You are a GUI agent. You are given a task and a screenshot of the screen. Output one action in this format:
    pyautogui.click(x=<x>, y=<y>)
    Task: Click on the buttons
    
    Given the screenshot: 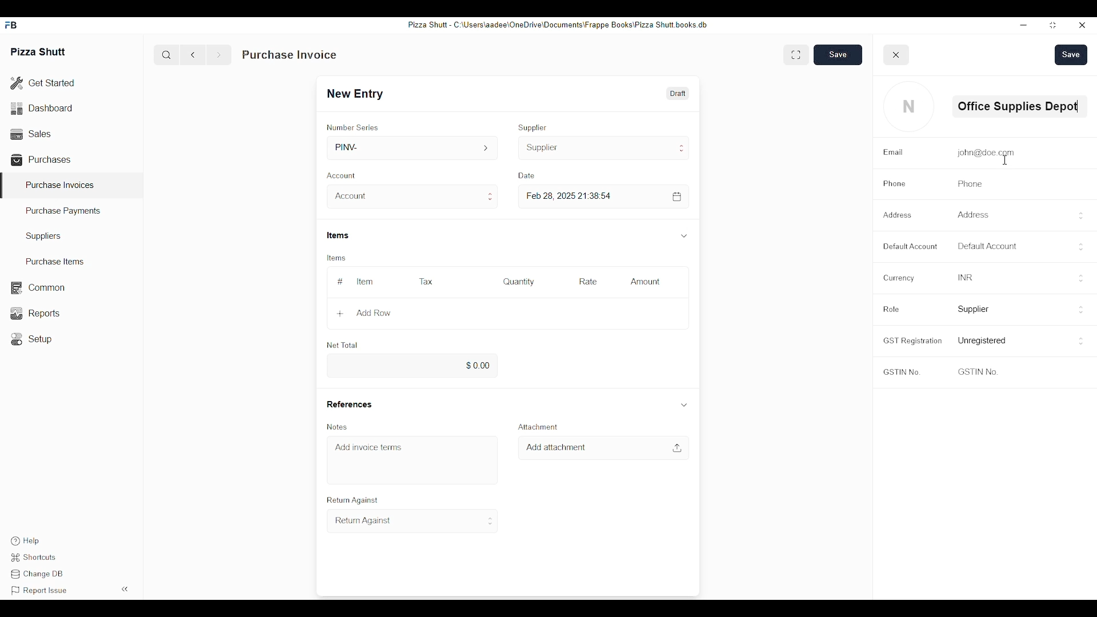 What is the action you would take?
    pyautogui.click(x=1079, y=247)
    